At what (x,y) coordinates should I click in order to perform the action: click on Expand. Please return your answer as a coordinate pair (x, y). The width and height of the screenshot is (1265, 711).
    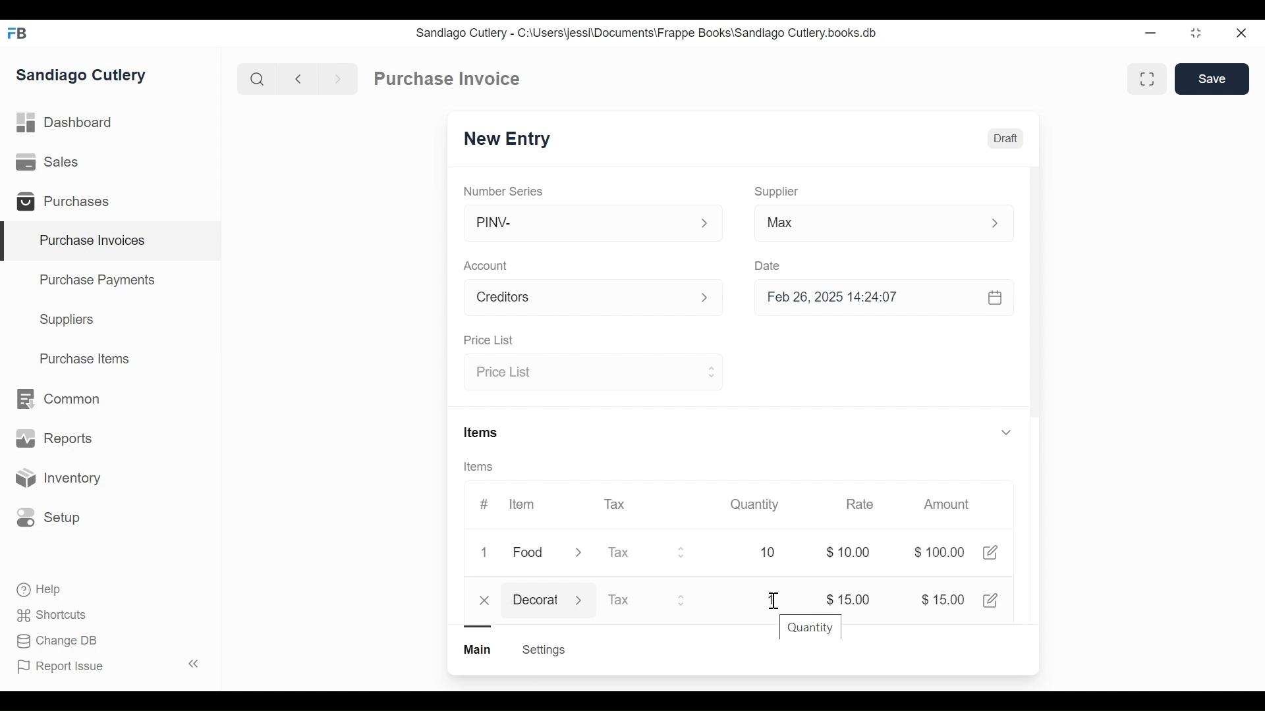
    Looking at the image, I should click on (582, 600).